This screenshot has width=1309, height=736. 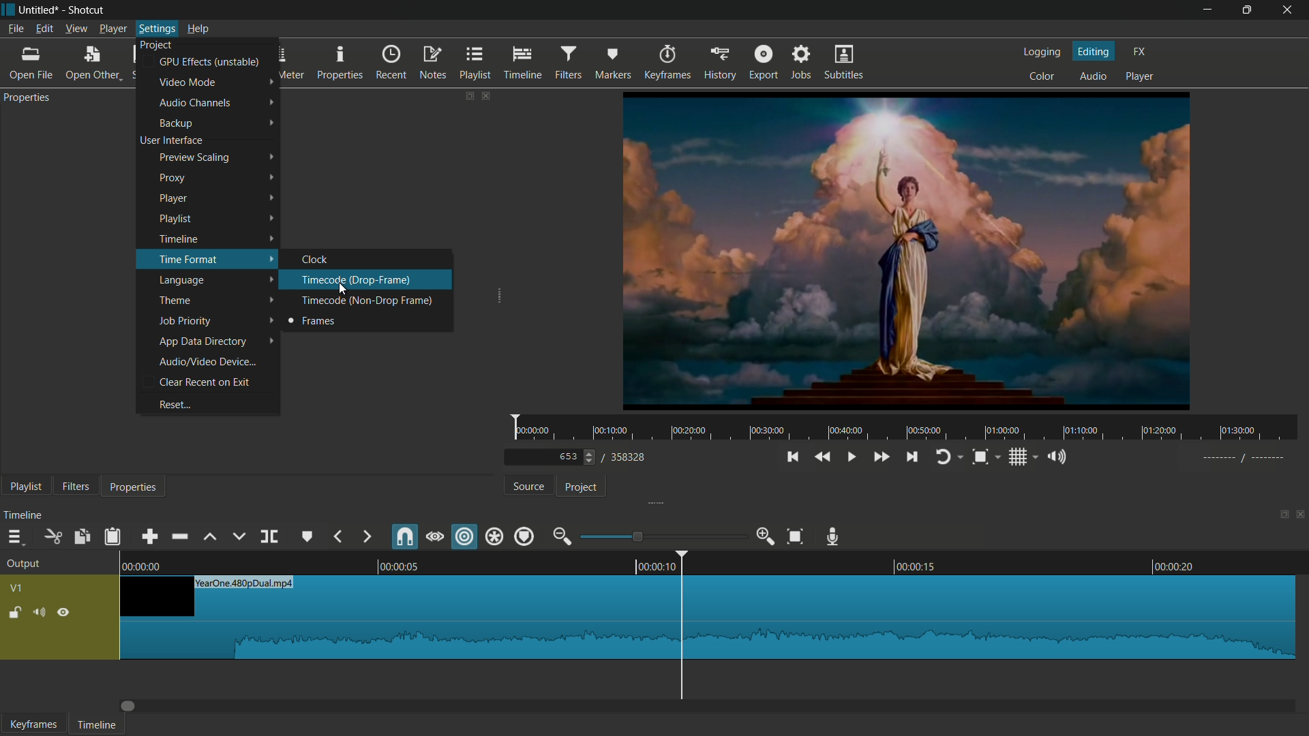 I want to click on help menu, so click(x=198, y=29).